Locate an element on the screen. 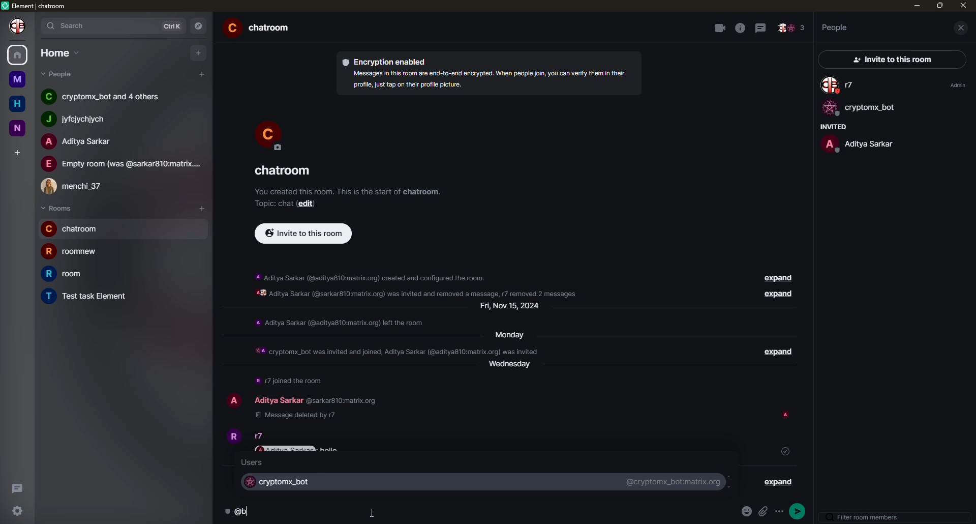 The width and height of the screenshot is (976, 524). filter room members is located at coordinates (866, 517).